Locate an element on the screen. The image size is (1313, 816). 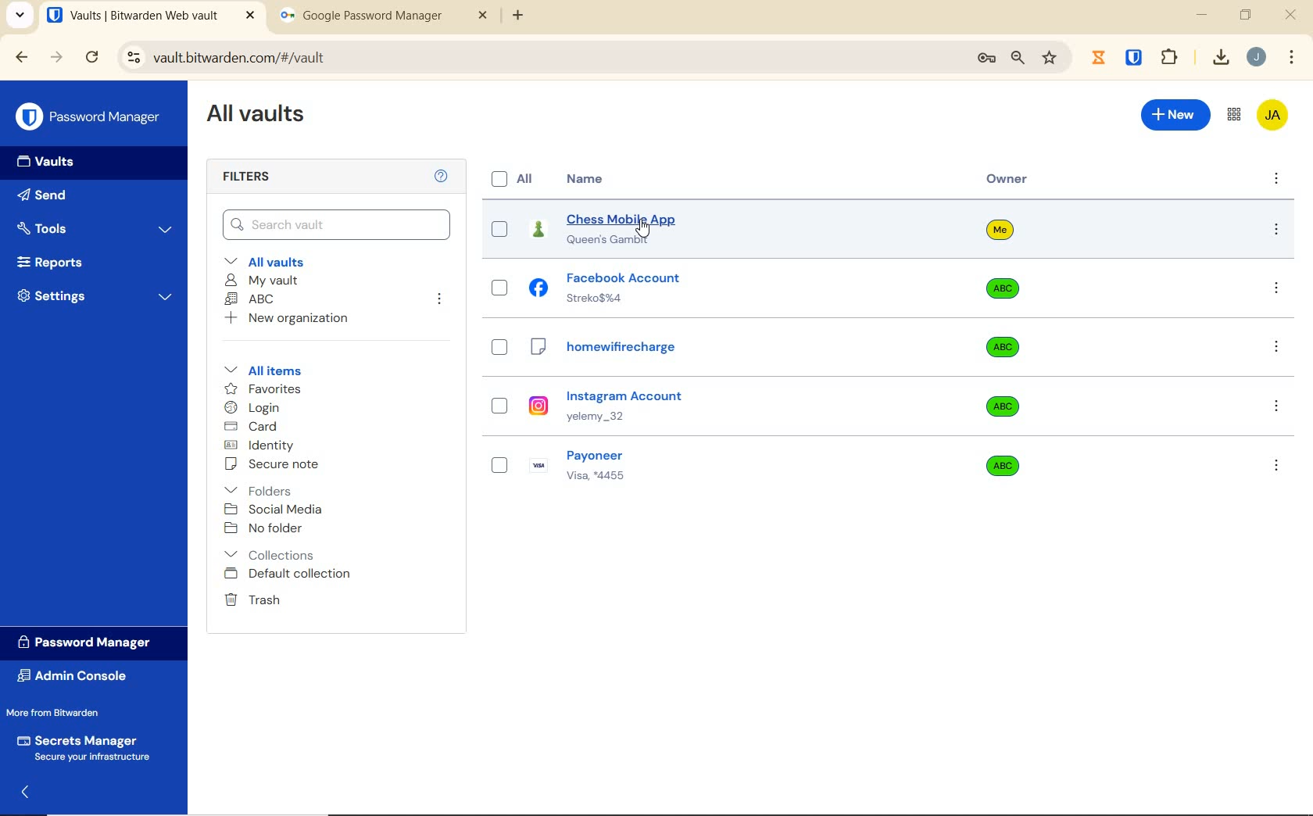
All items is located at coordinates (263, 370).